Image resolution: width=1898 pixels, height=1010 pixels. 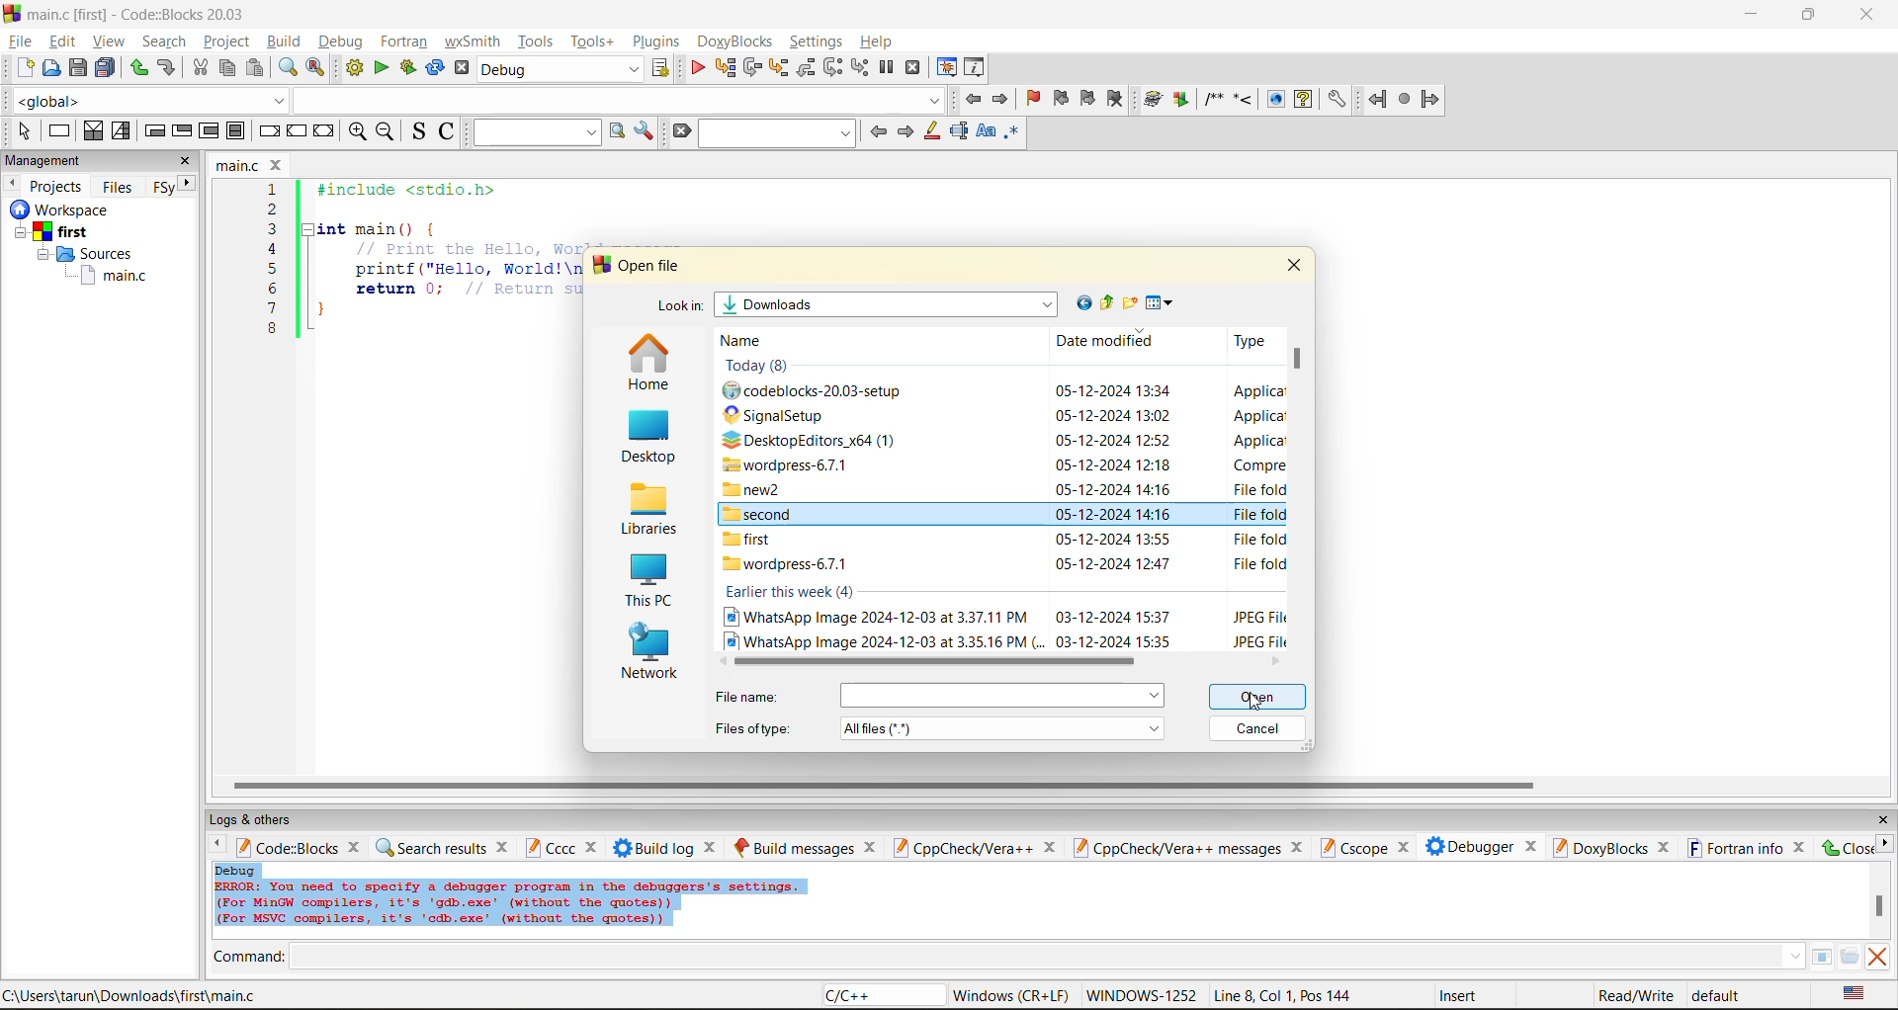 What do you see at coordinates (226, 41) in the screenshot?
I see `project` at bounding box center [226, 41].